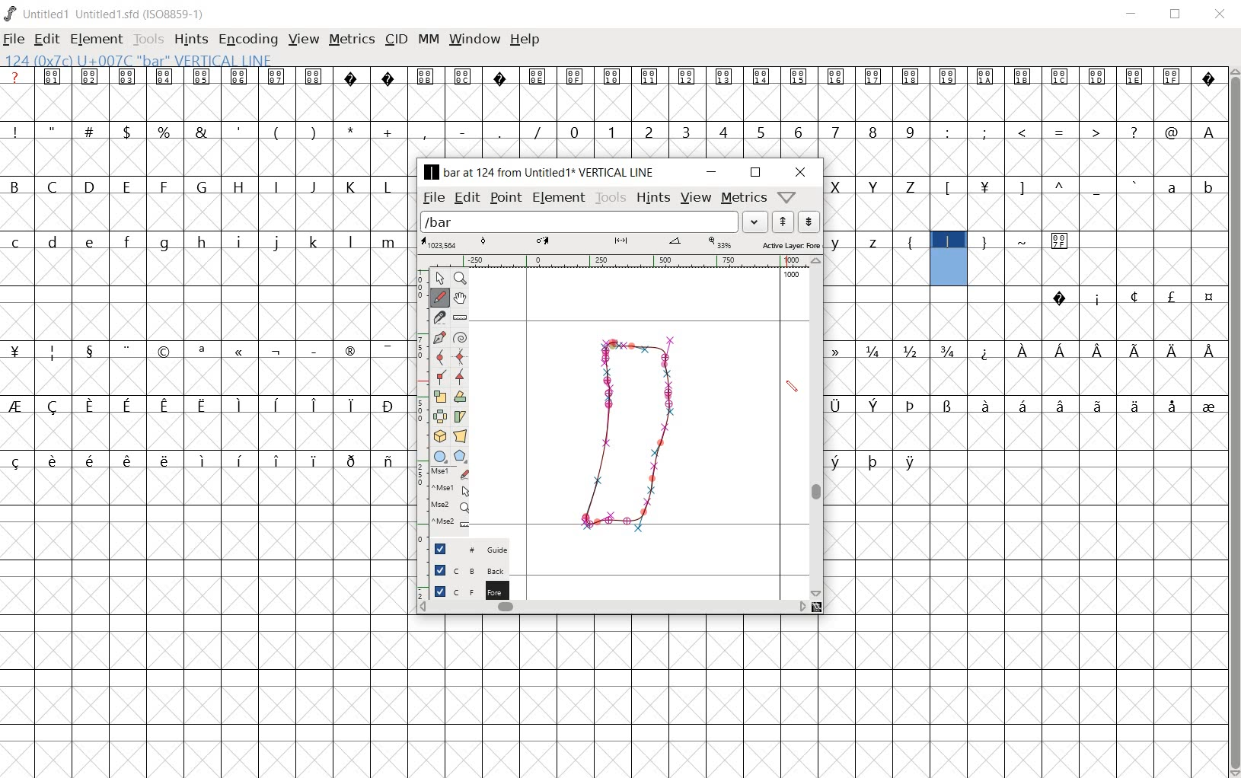 Image resolution: width=1241 pixels, height=778 pixels. I want to click on special letters, so click(1025, 404).